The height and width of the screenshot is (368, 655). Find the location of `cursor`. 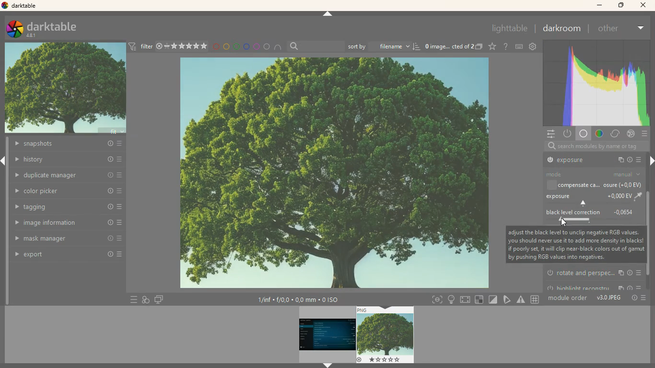

cursor is located at coordinates (563, 222).